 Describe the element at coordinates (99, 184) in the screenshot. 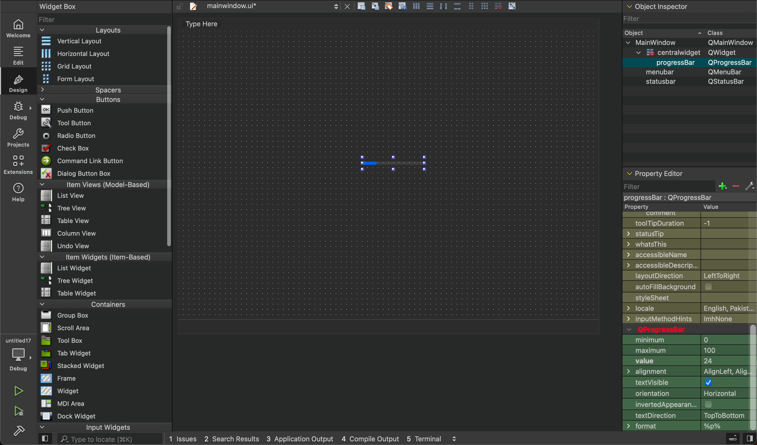

I see `Items View` at that location.